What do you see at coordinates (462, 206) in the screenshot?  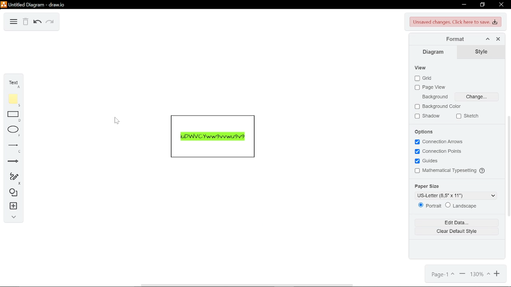 I see `landscape` at bounding box center [462, 206].